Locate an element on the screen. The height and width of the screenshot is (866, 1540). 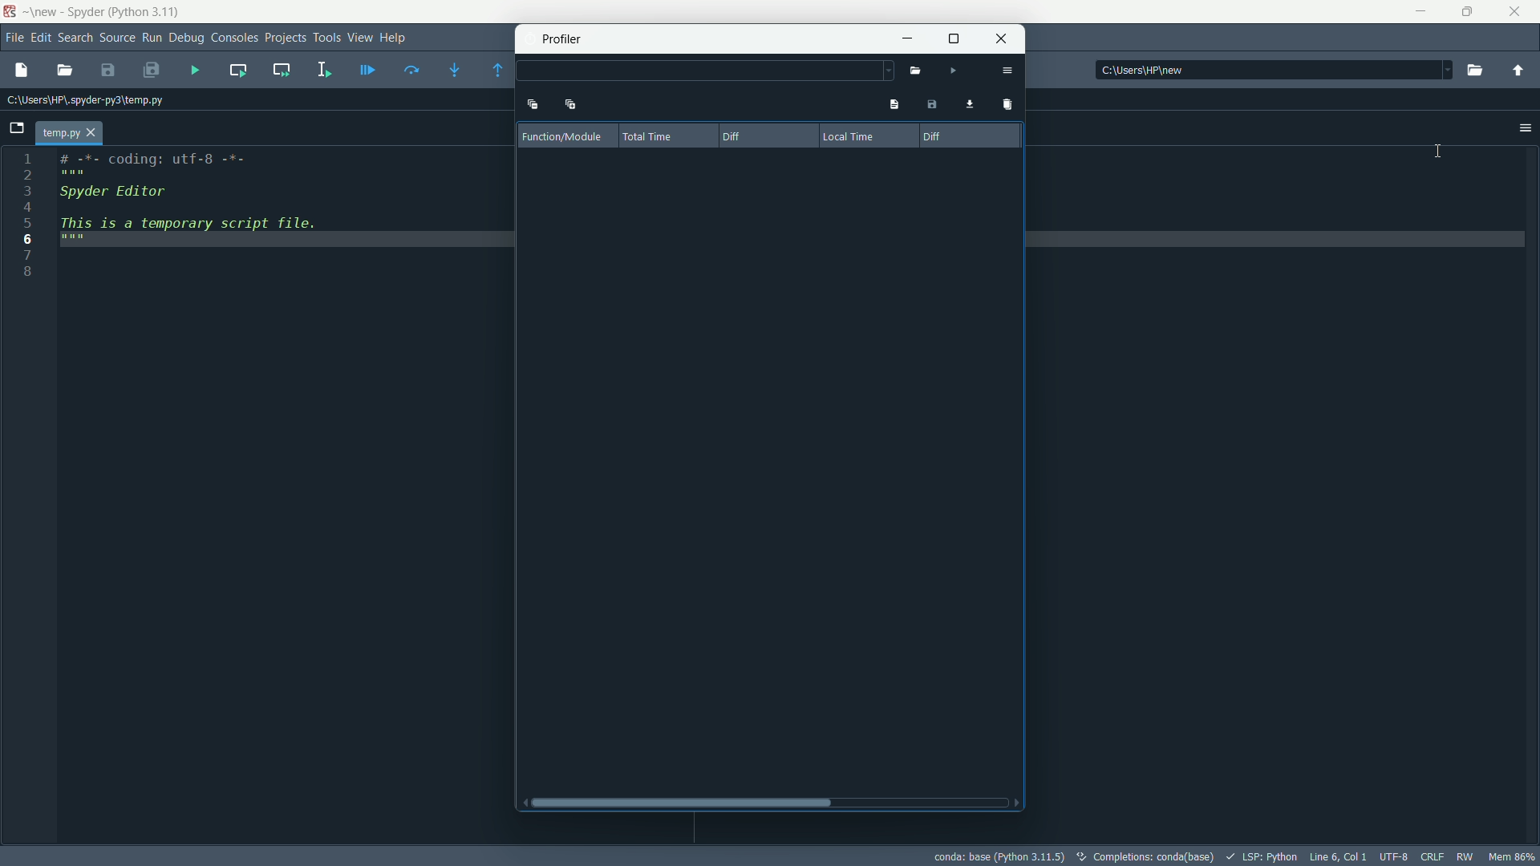
file menu is located at coordinates (12, 39).